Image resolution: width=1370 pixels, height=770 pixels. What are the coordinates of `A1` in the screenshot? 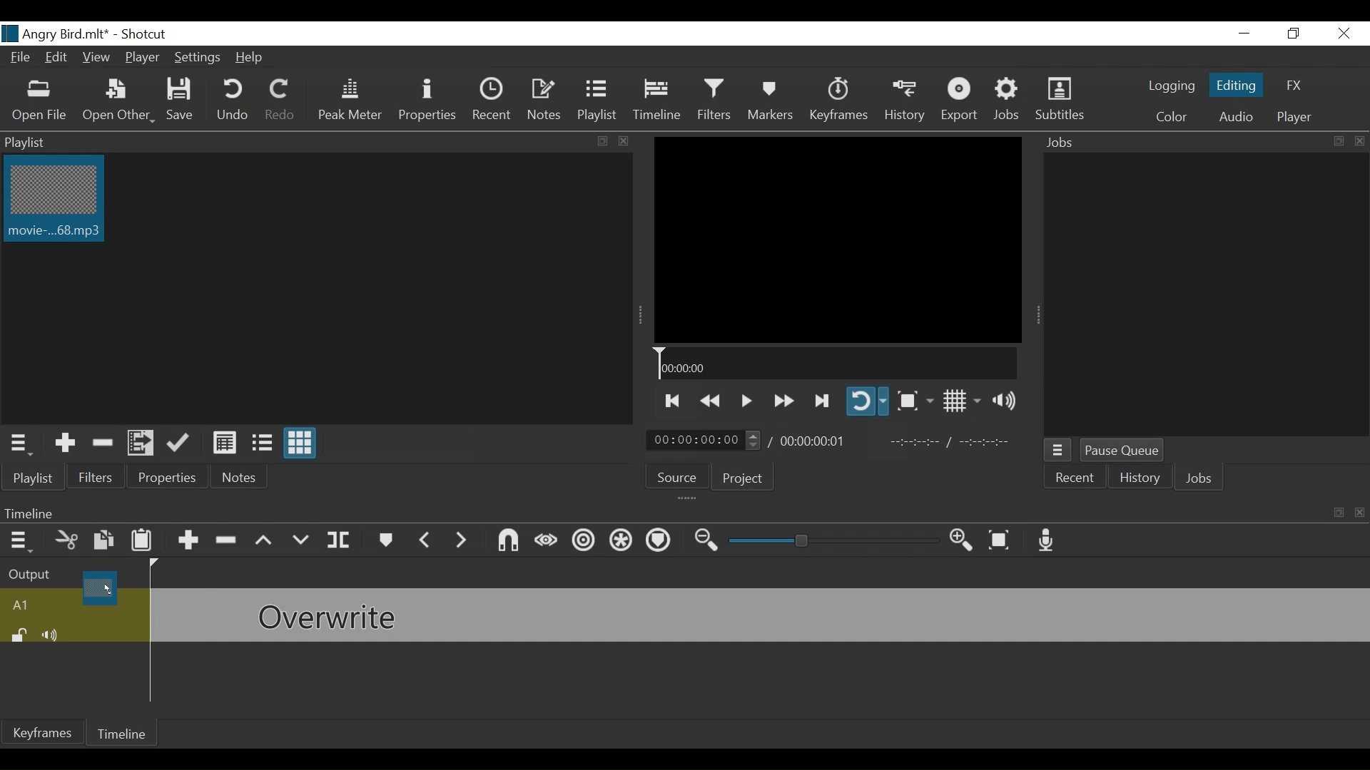 It's located at (72, 604).